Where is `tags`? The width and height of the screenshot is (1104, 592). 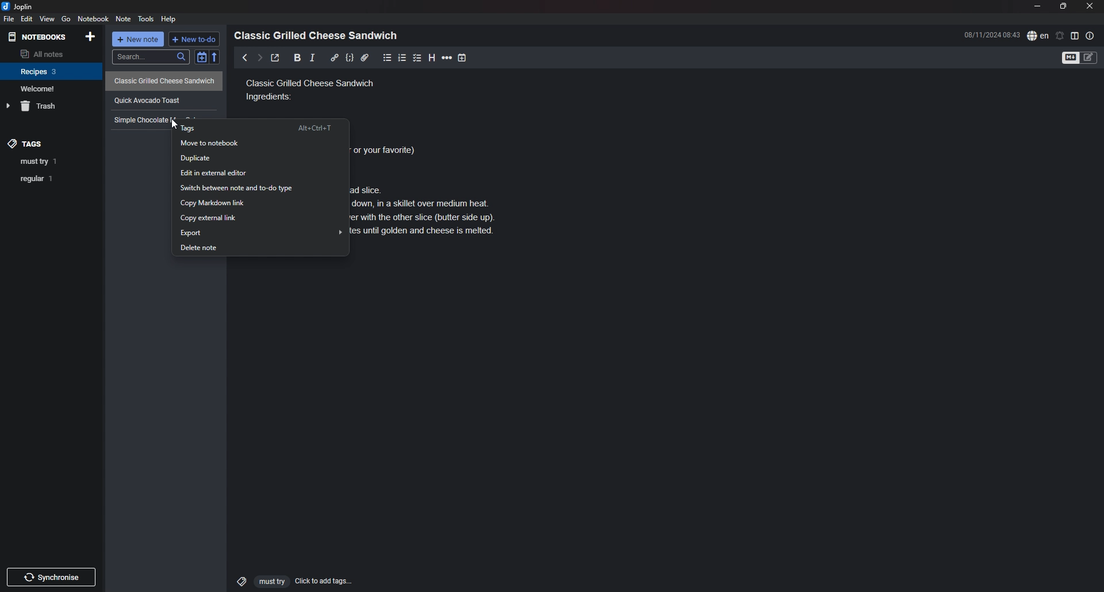 tags is located at coordinates (260, 128).